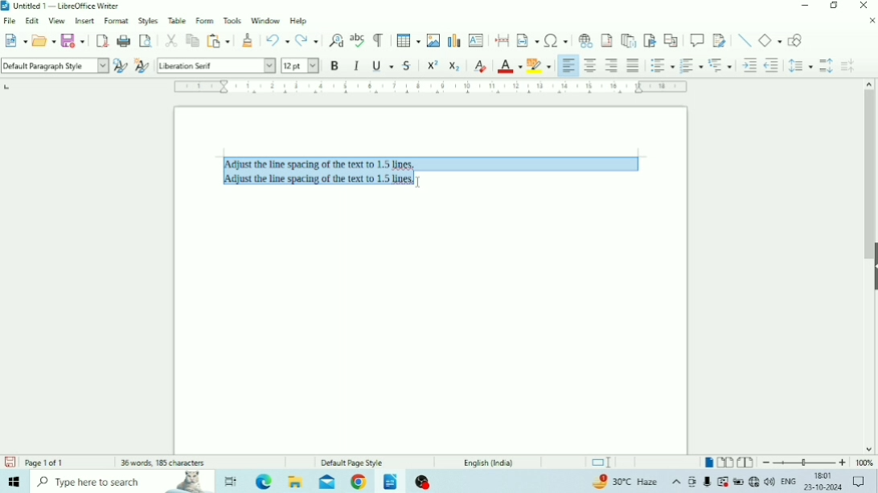 This screenshot has height=493, width=878. I want to click on Close Document, so click(871, 21).